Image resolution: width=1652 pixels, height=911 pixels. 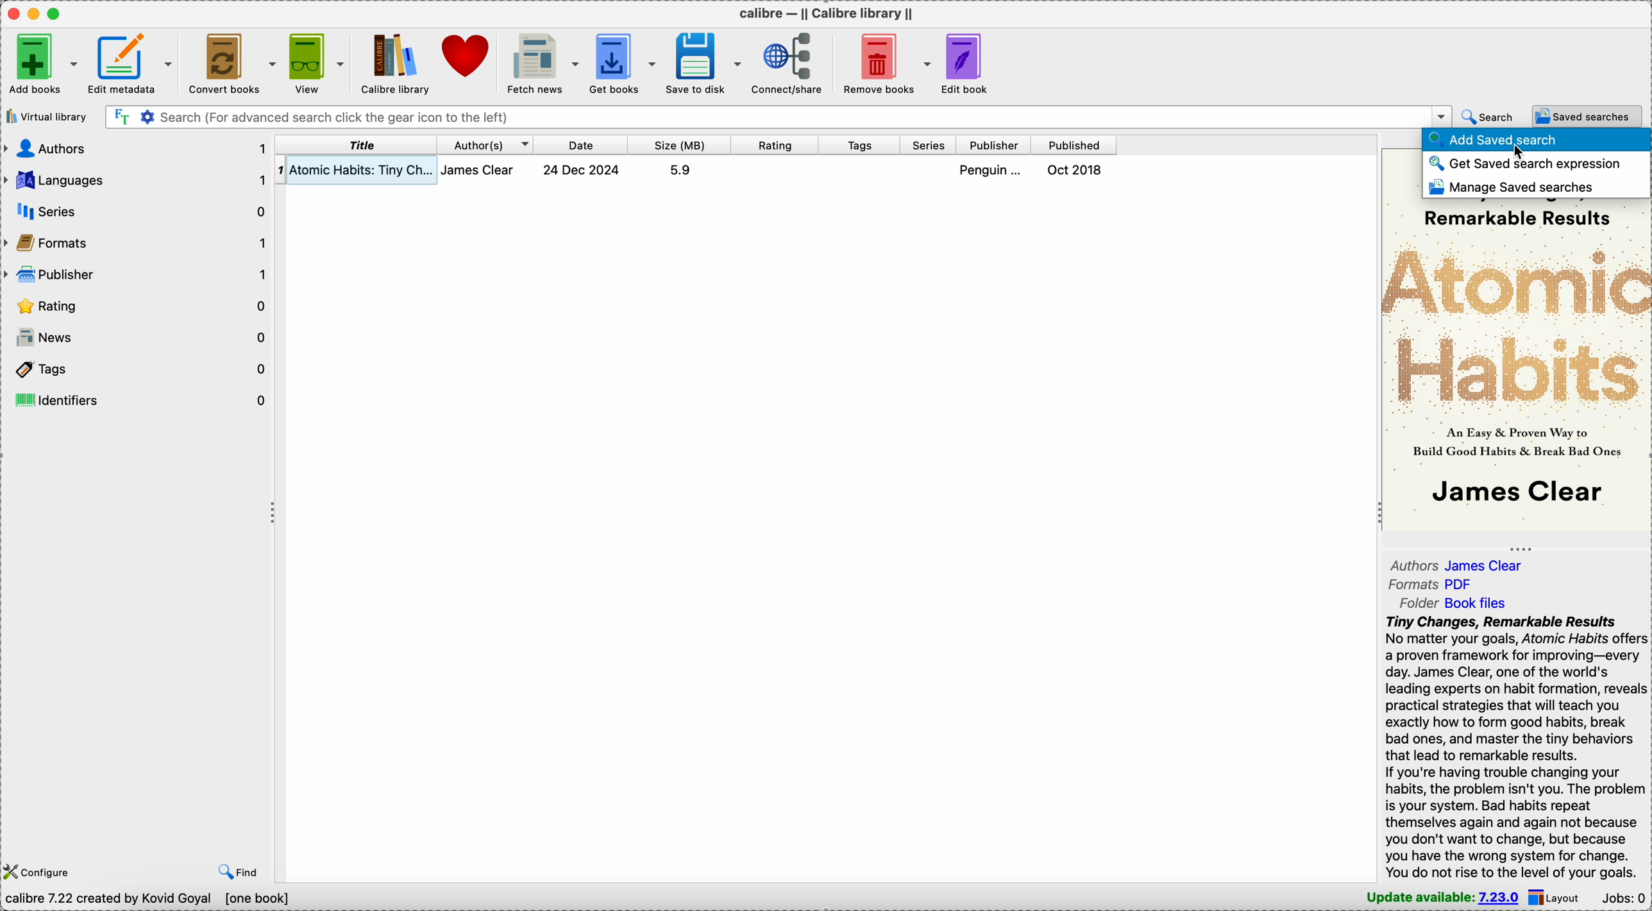 What do you see at coordinates (778, 116) in the screenshot?
I see `search(for advanced search click the gear icon to the left)` at bounding box center [778, 116].